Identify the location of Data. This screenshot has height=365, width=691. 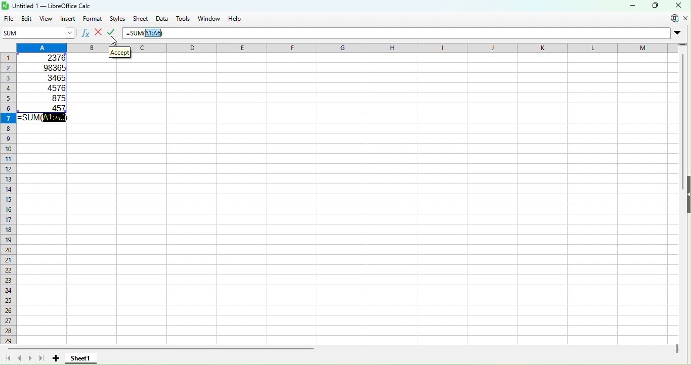
(161, 19).